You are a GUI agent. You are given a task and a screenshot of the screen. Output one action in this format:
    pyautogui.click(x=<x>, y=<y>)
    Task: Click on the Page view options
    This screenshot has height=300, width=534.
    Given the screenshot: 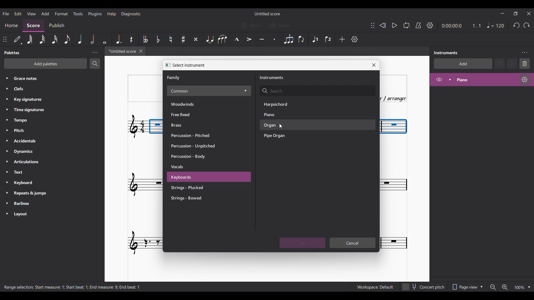 What is the action you would take?
    pyautogui.click(x=467, y=287)
    